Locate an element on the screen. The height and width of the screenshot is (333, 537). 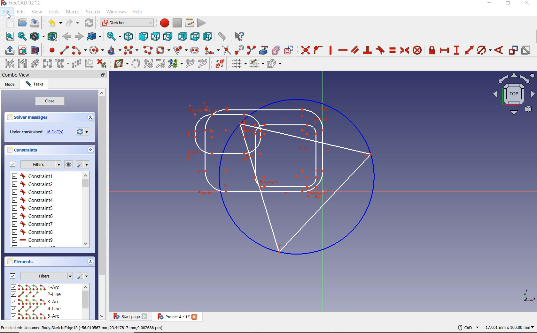
forces recomputation of active document is located at coordinates (83, 131).